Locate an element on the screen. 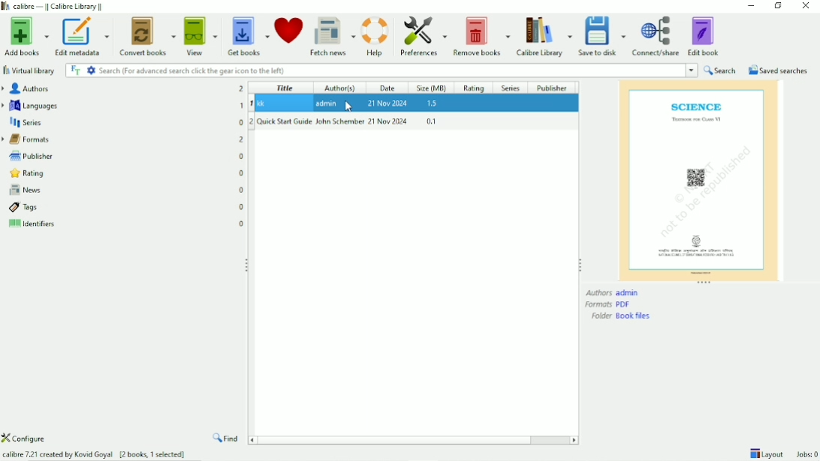 Image resolution: width=820 pixels, height=461 pixels. Layout is located at coordinates (766, 453).